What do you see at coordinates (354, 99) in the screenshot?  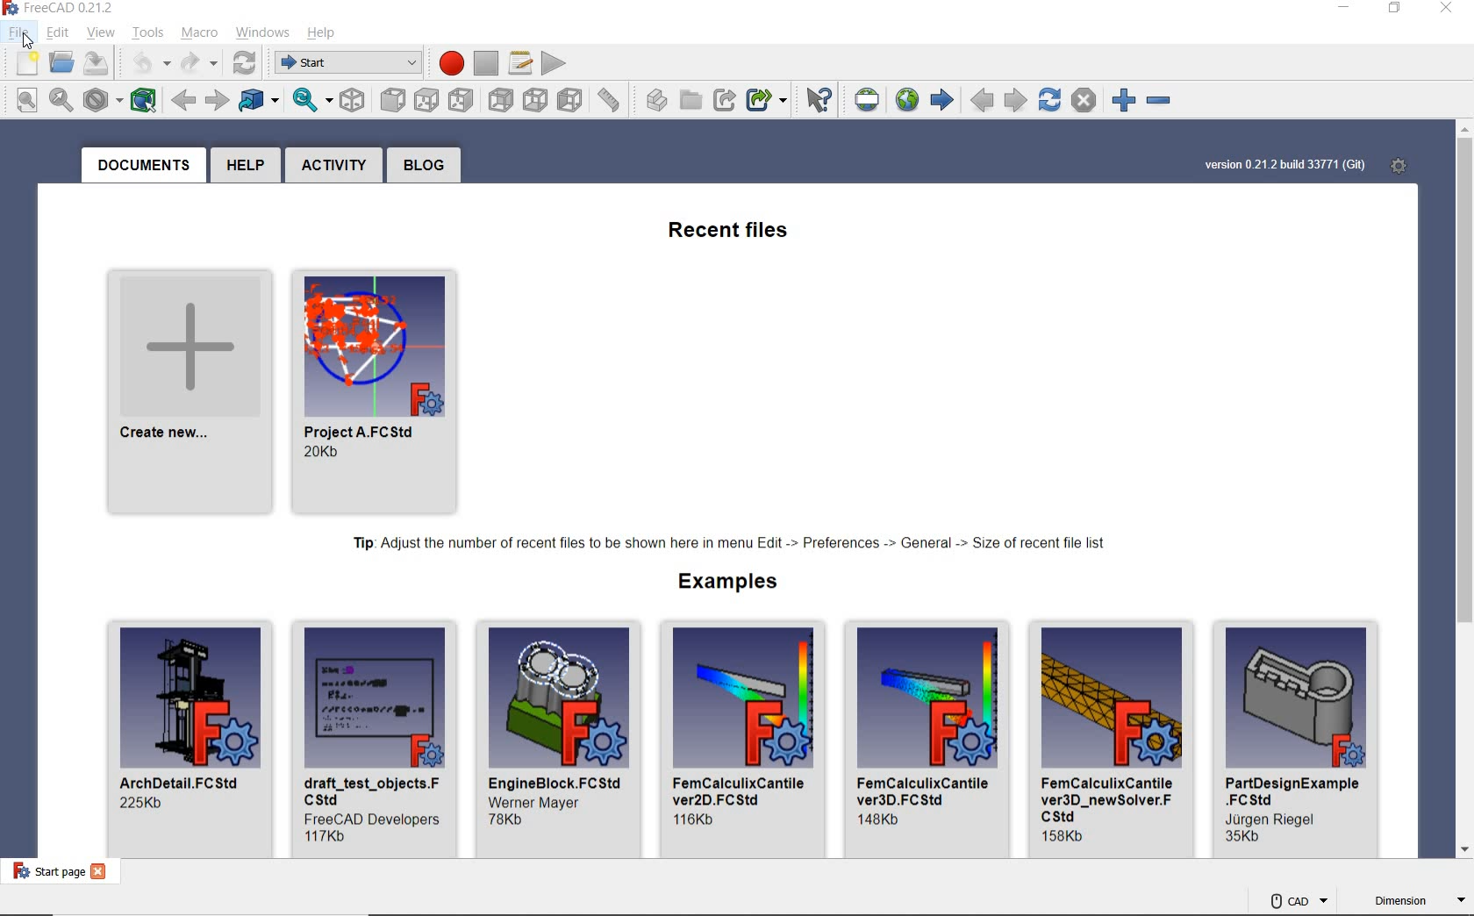 I see `ISOMETRIC` at bounding box center [354, 99].